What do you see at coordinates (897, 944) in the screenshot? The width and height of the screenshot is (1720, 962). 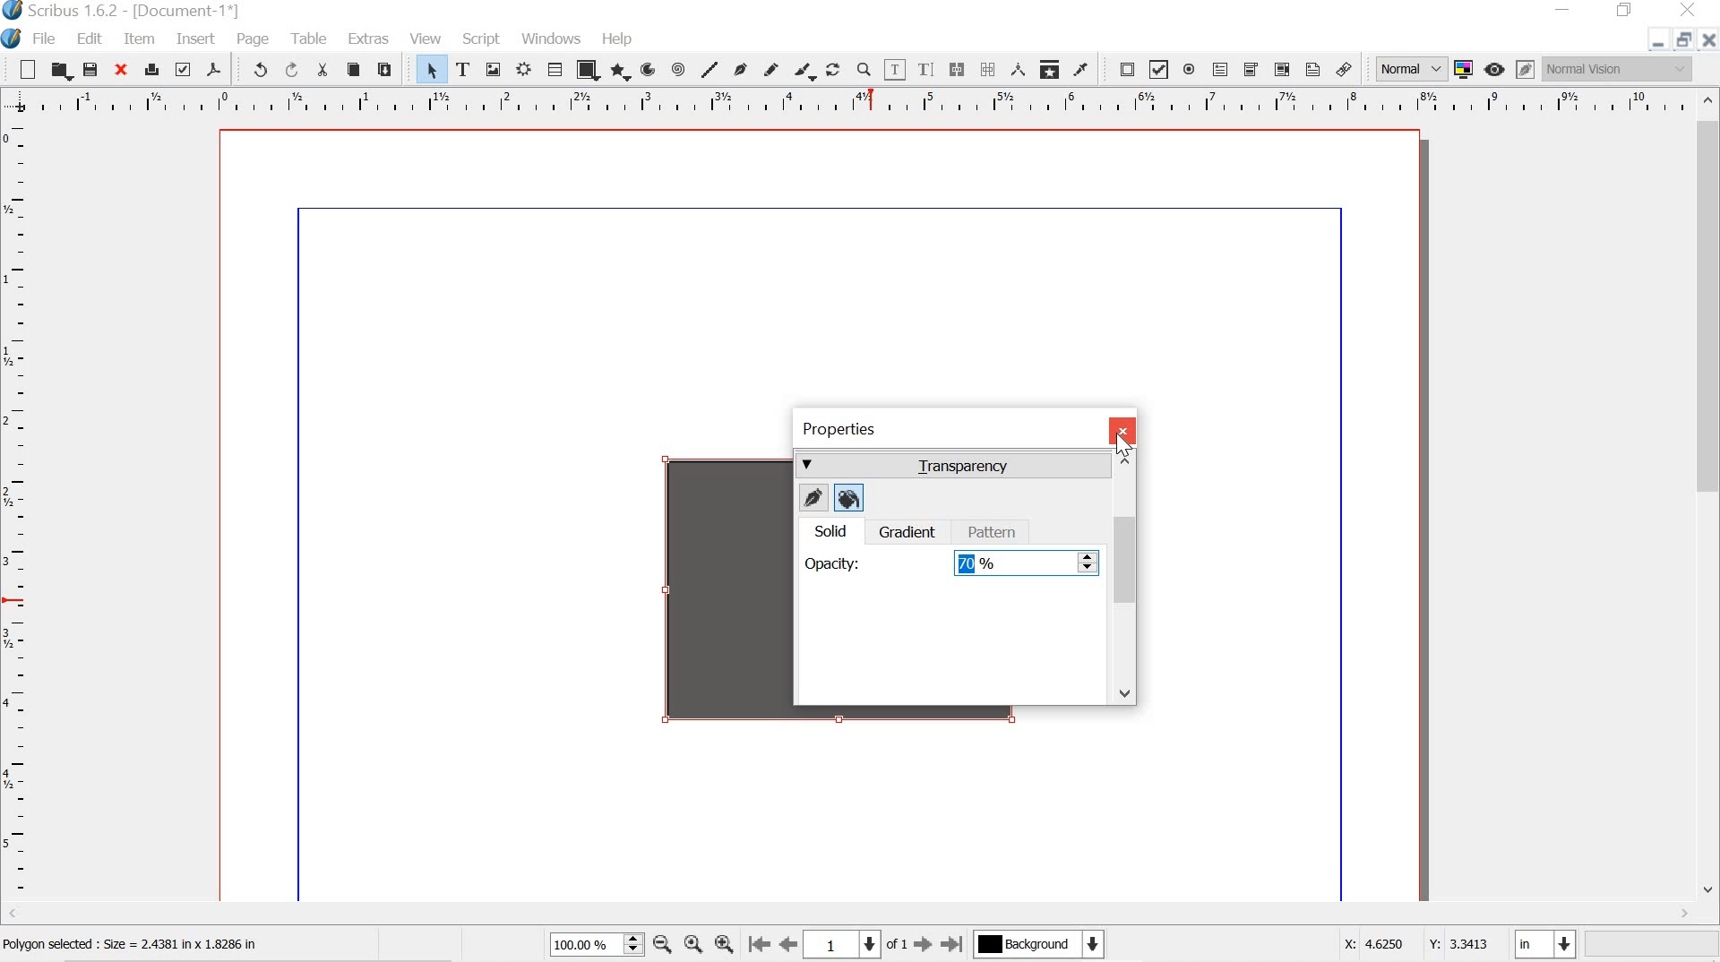 I see `of 1` at bounding box center [897, 944].